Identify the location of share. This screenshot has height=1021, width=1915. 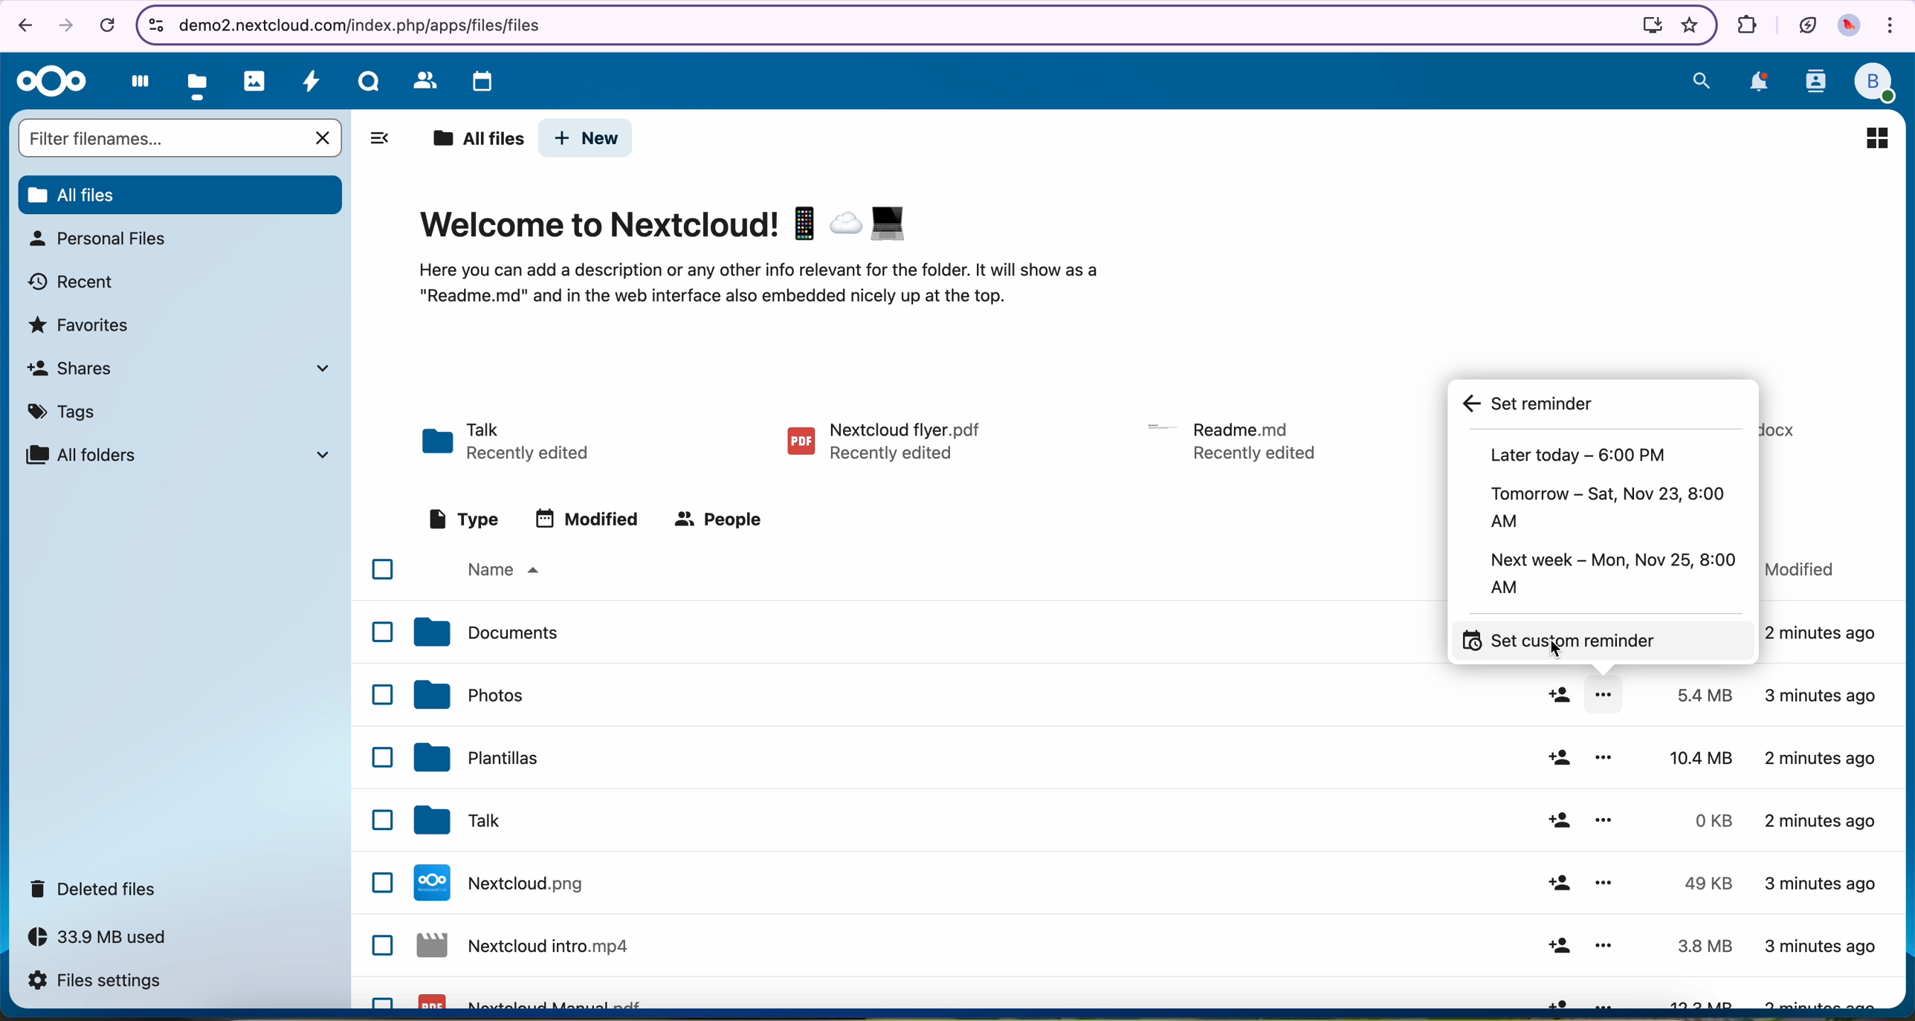
(1560, 999).